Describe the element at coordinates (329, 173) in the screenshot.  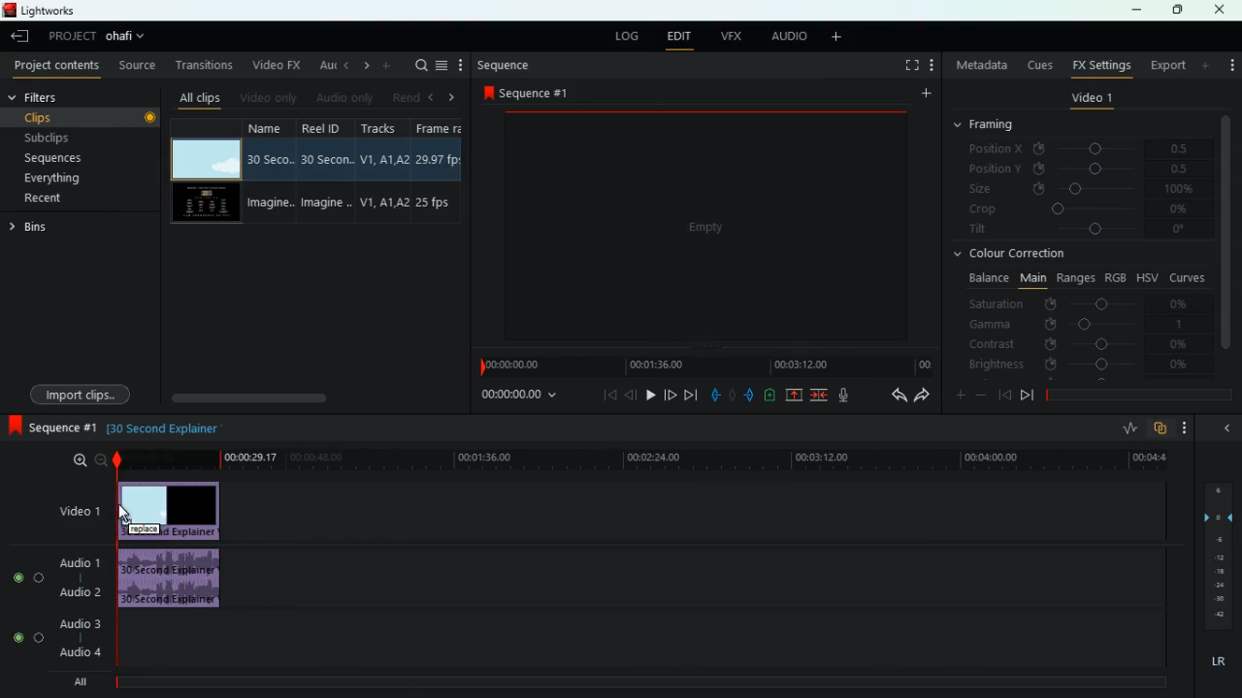
I see `reel id` at that location.